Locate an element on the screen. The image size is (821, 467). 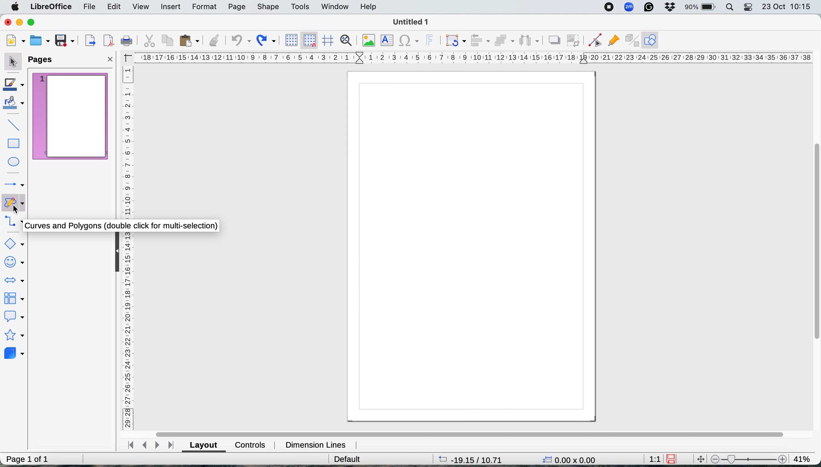
flowchart is located at coordinates (15, 300).